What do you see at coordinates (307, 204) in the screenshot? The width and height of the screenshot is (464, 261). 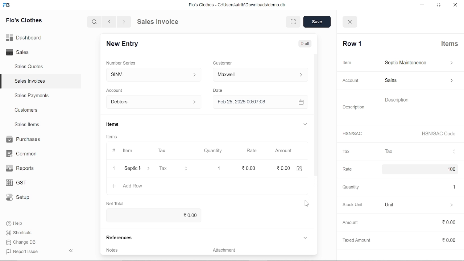 I see `cursor` at bounding box center [307, 204].